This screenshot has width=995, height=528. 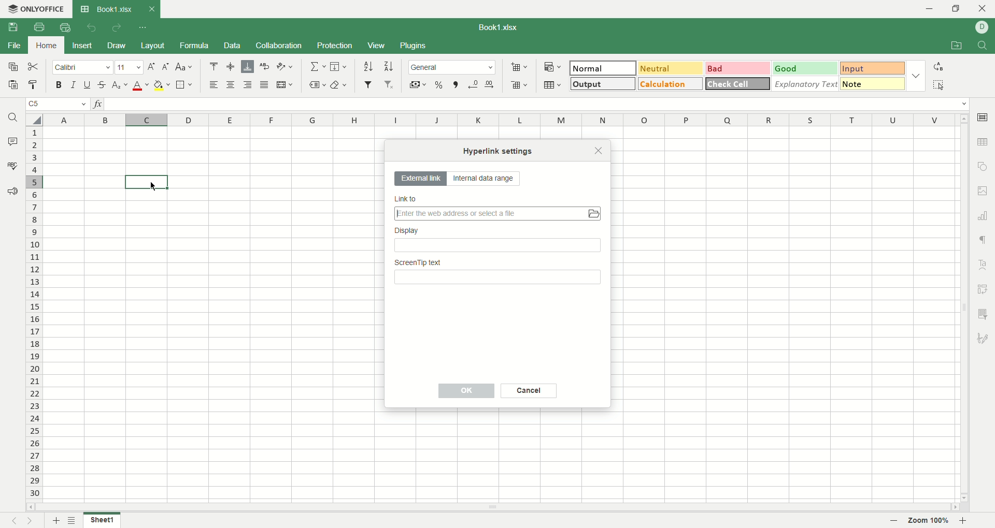 What do you see at coordinates (954, 47) in the screenshot?
I see `open file location` at bounding box center [954, 47].